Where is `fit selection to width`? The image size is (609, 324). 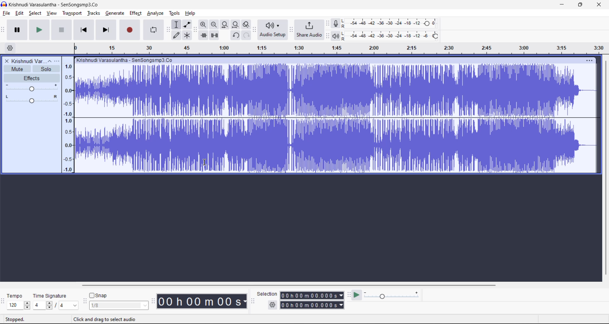 fit selection to width is located at coordinates (226, 25).